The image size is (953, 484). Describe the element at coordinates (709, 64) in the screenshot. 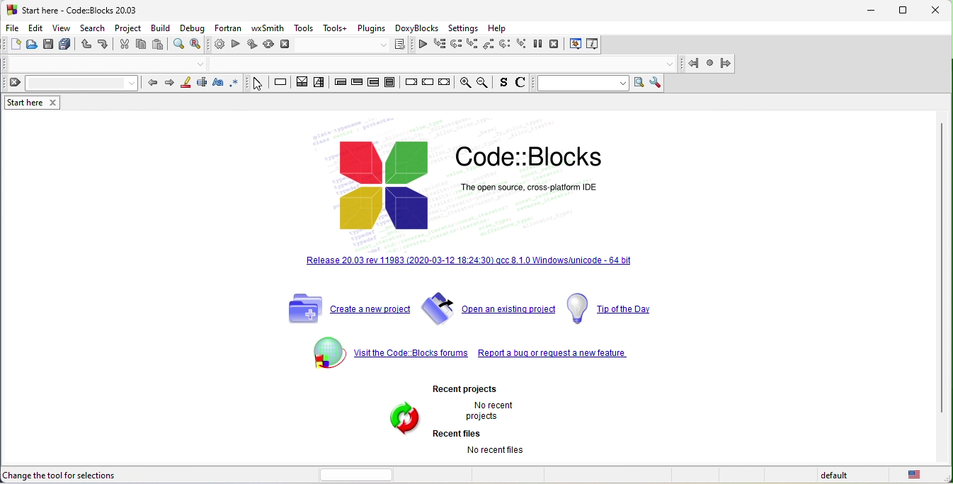

I see `last jamp` at that location.